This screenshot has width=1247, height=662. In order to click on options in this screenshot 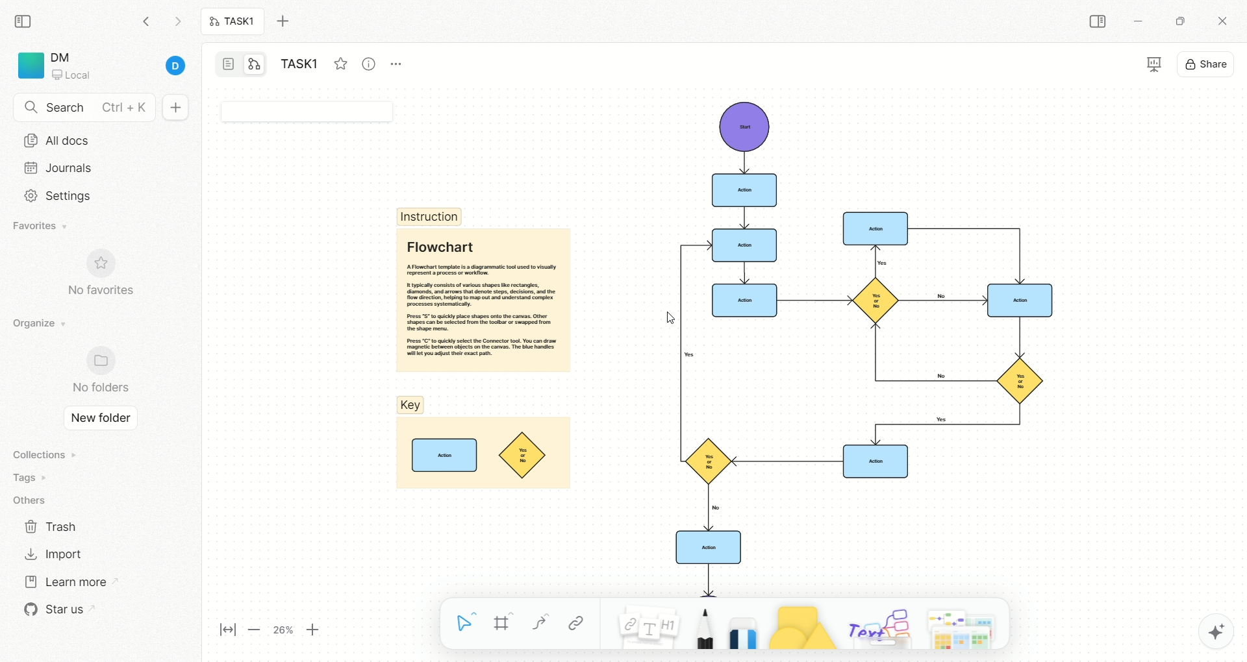, I will do `click(403, 61)`.